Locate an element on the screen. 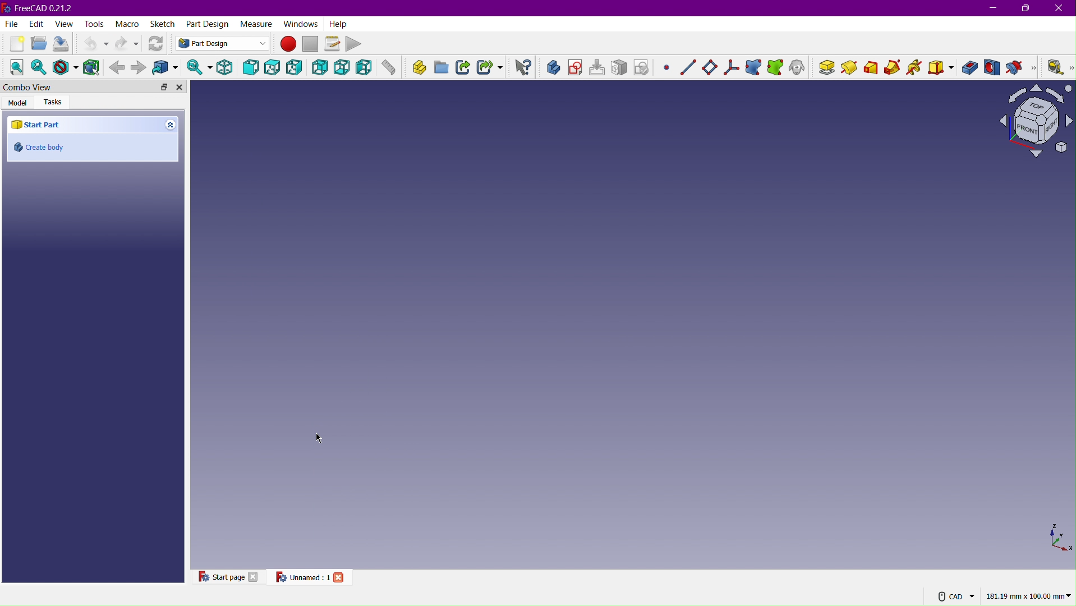 This screenshot has width=1076, height=606. Macro Recording is located at coordinates (286, 44).